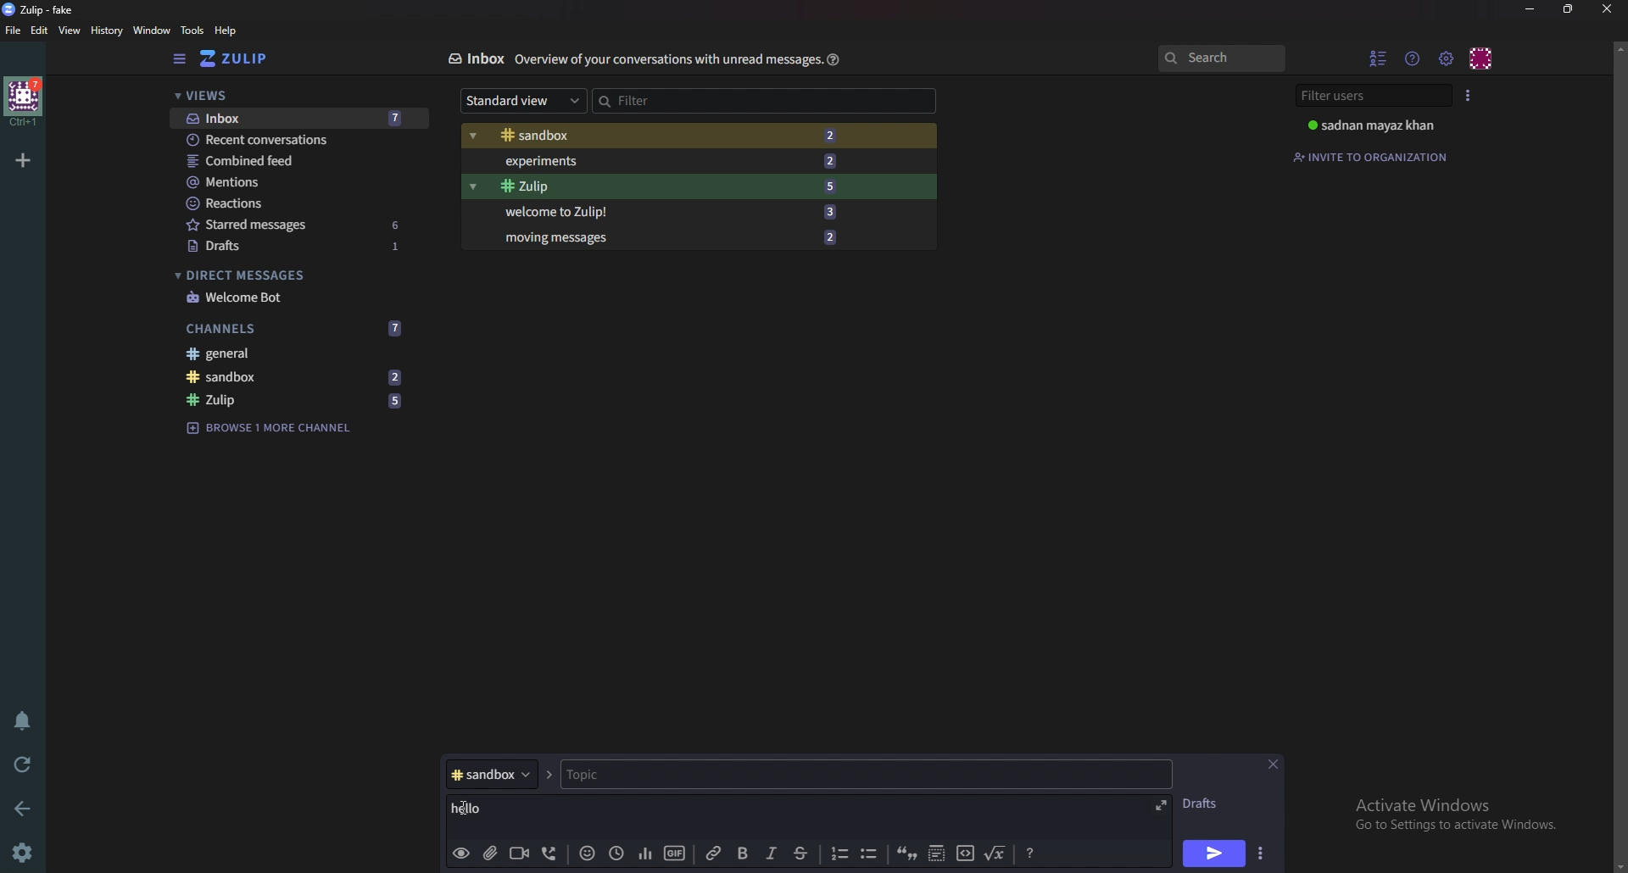 Image resolution: width=1628 pixels, height=873 pixels. I want to click on Add organization, so click(25, 160).